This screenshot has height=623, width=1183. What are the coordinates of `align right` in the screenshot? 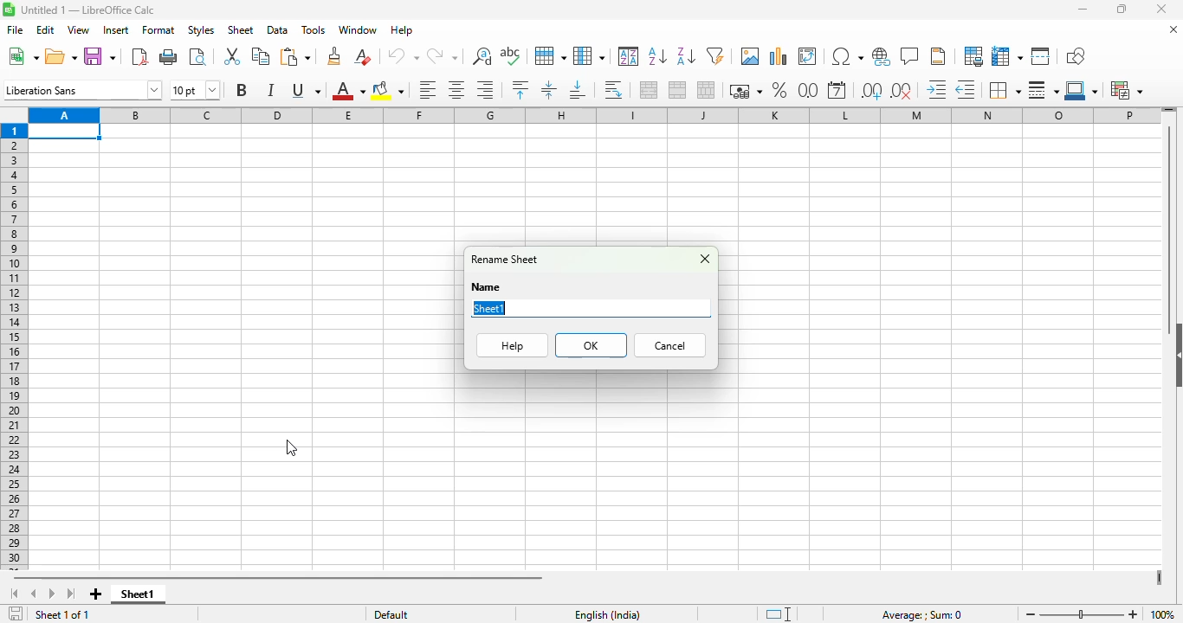 It's located at (485, 90).